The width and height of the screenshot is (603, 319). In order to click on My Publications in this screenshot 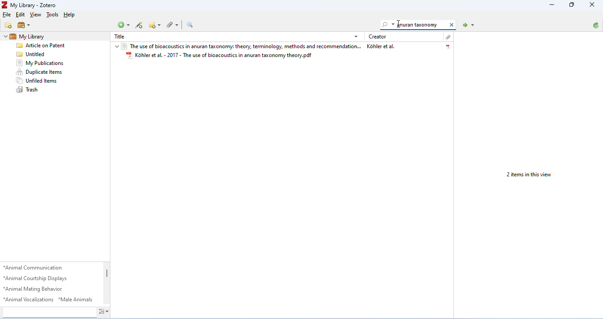, I will do `click(47, 63)`.